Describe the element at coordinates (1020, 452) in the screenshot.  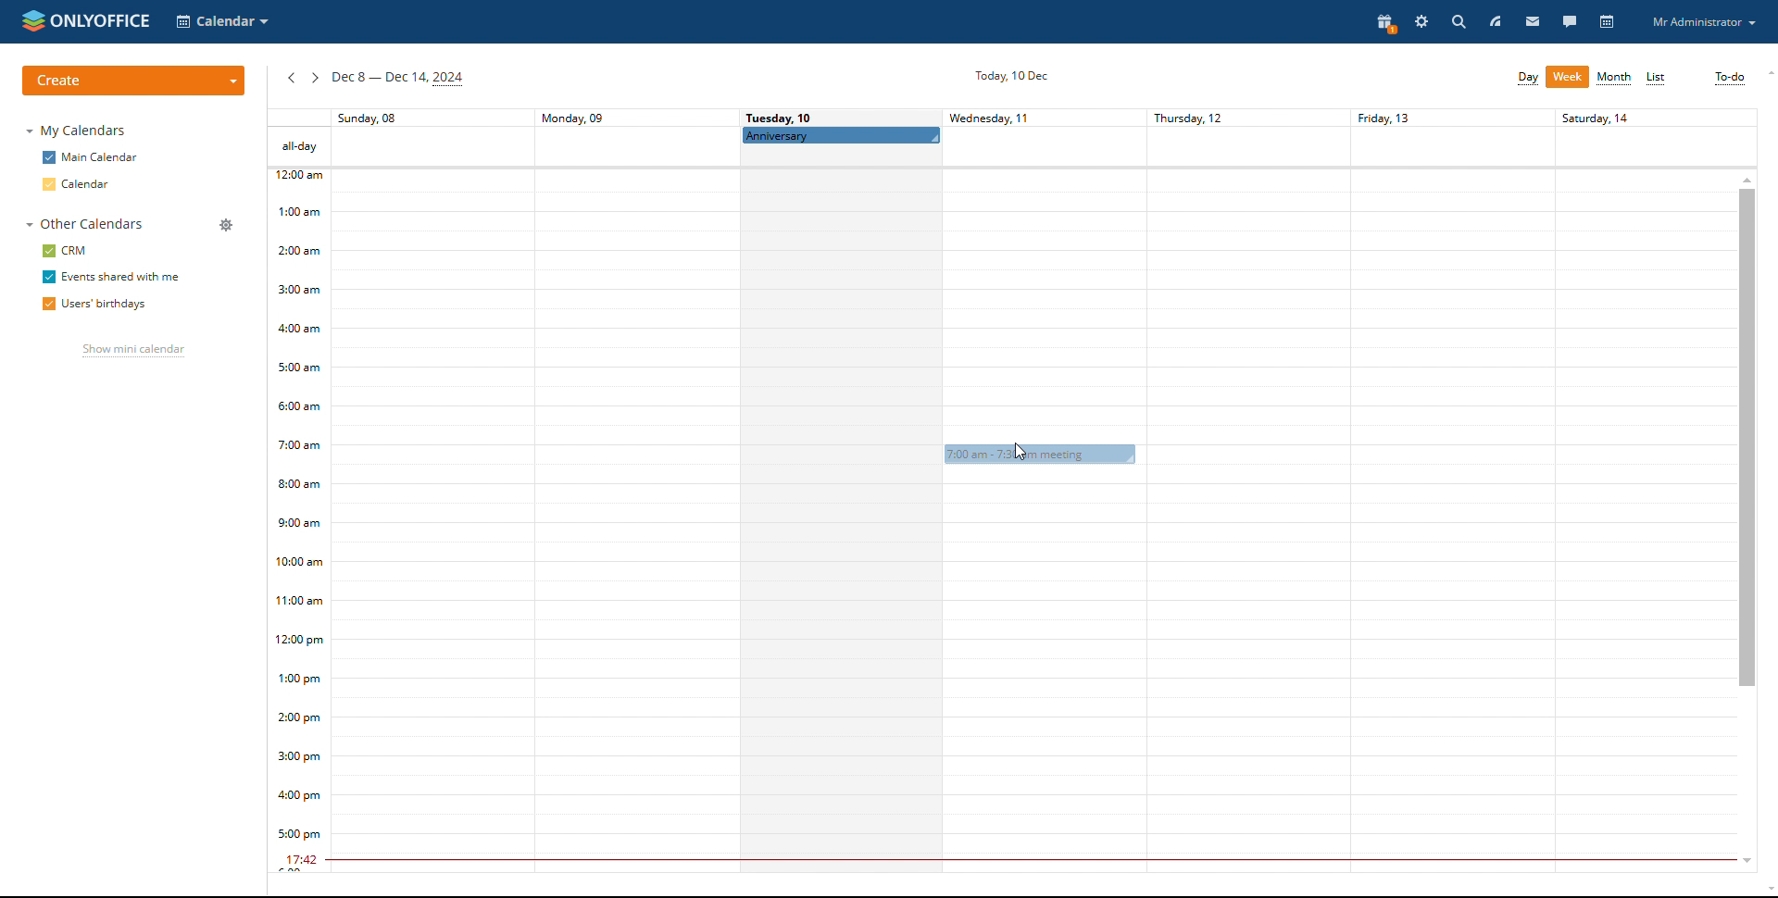
I see `cursor` at that location.